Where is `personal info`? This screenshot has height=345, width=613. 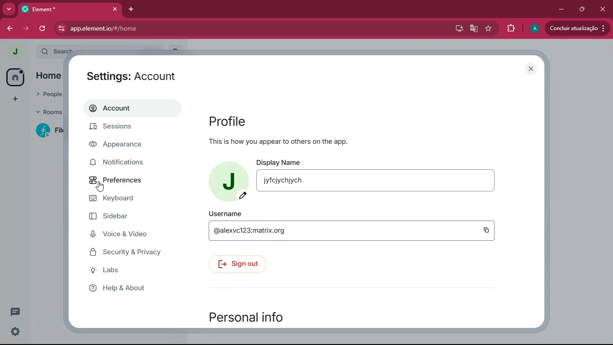 personal info is located at coordinates (257, 316).